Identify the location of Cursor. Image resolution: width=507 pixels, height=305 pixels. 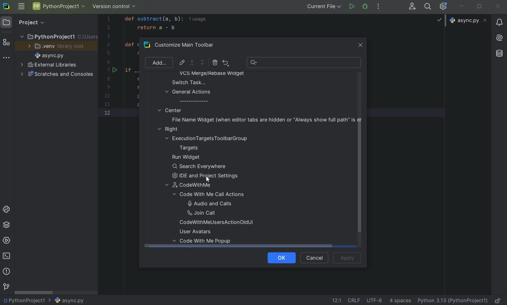
(208, 180).